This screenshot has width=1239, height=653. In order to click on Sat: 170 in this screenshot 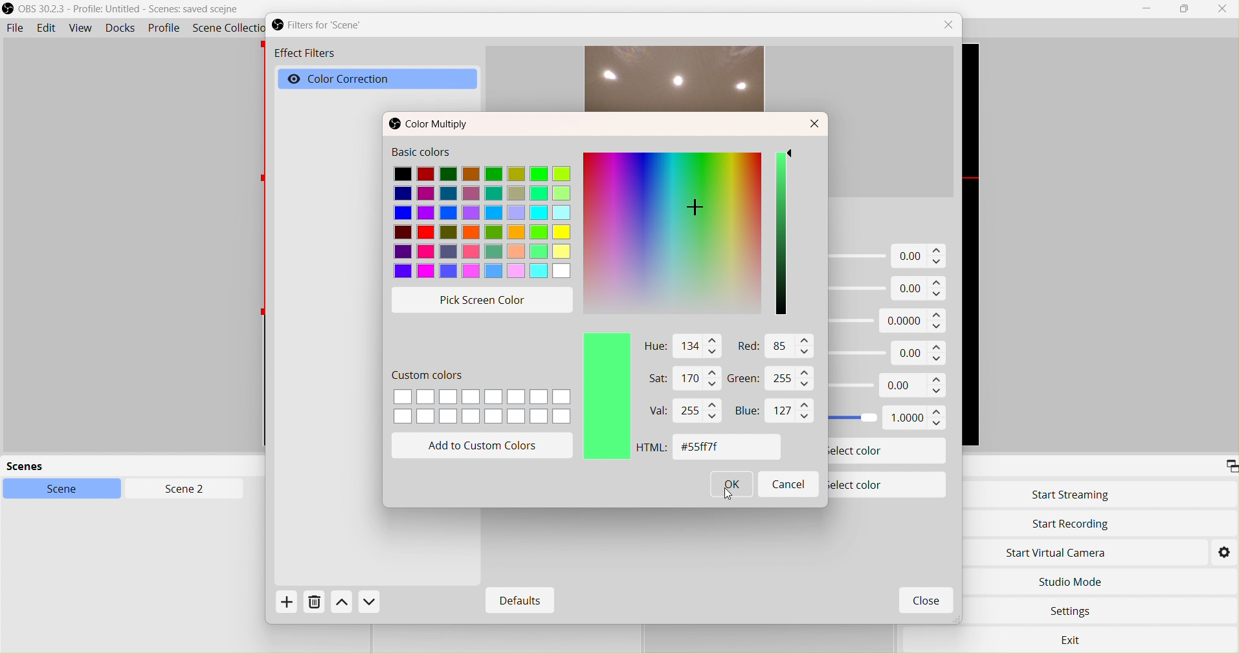, I will do `click(675, 379)`.